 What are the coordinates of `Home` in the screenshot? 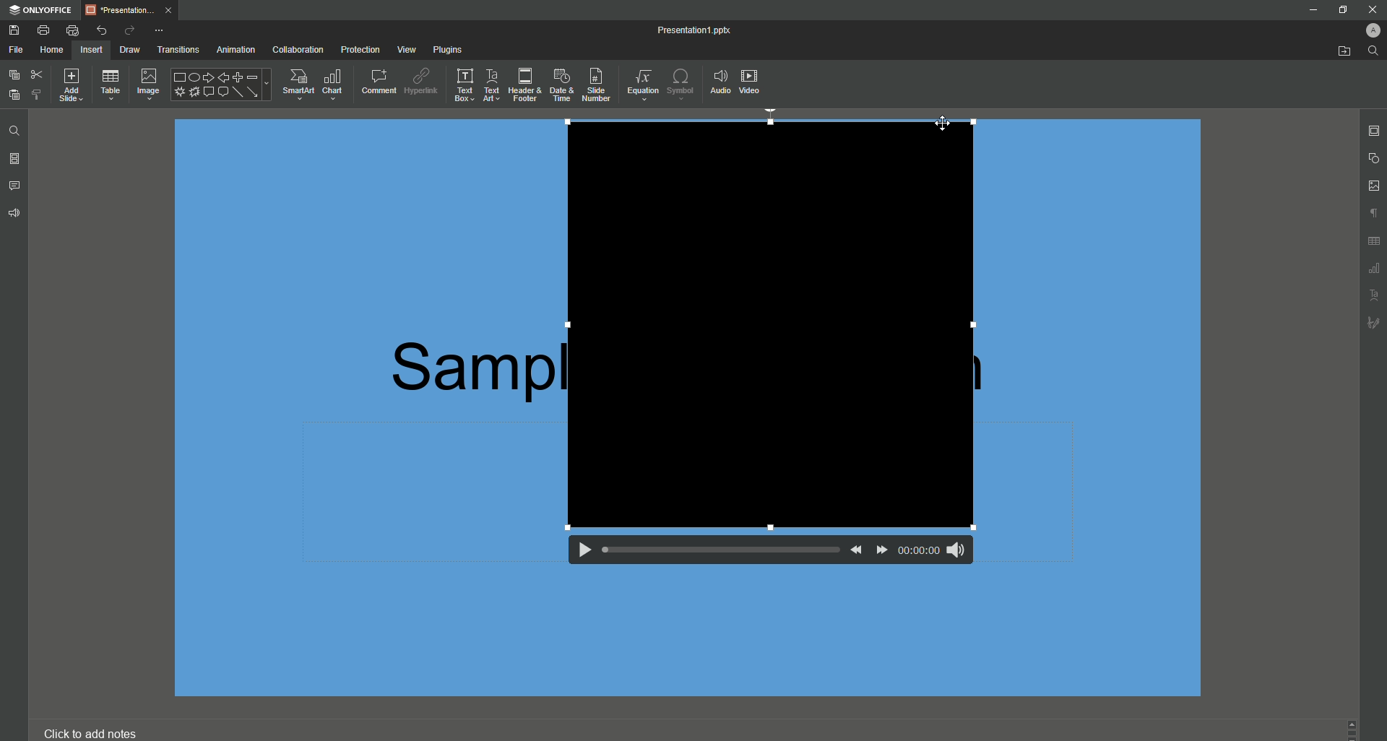 It's located at (52, 51).